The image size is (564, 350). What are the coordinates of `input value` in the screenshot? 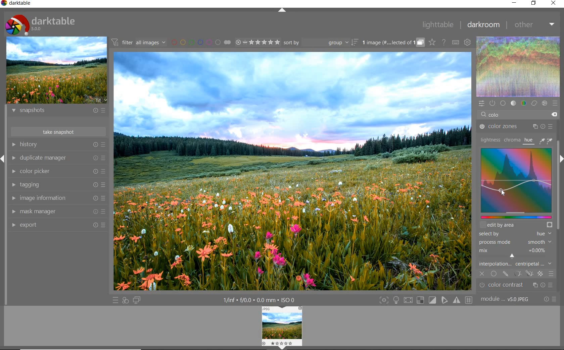 It's located at (502, 115).